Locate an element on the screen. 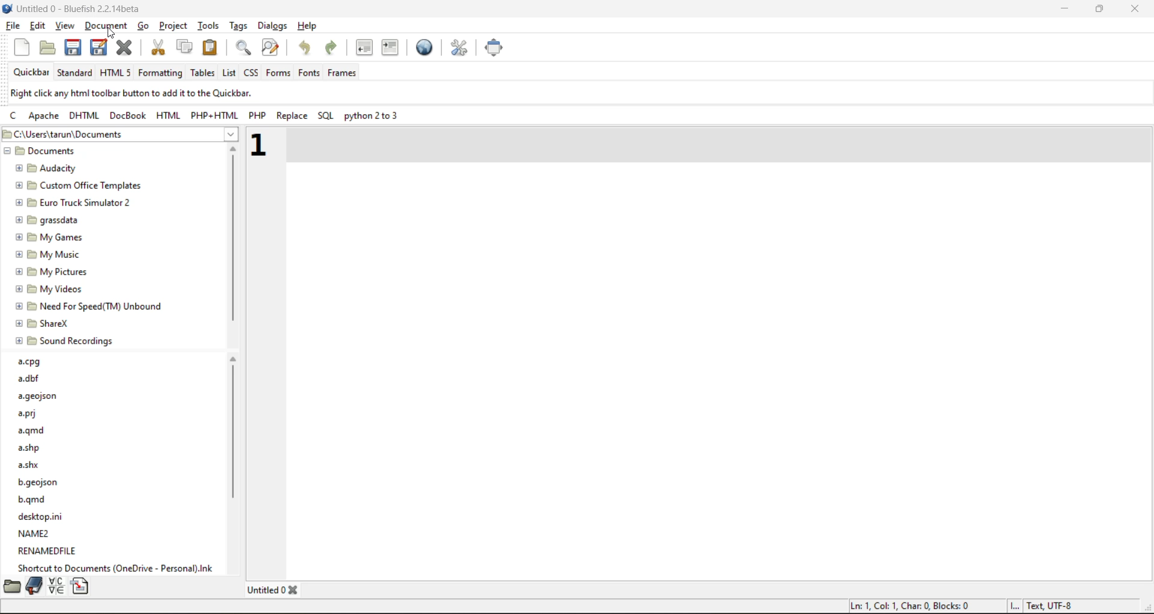 The image size is (1154, 614). tools is located at coordinates (209, 25).